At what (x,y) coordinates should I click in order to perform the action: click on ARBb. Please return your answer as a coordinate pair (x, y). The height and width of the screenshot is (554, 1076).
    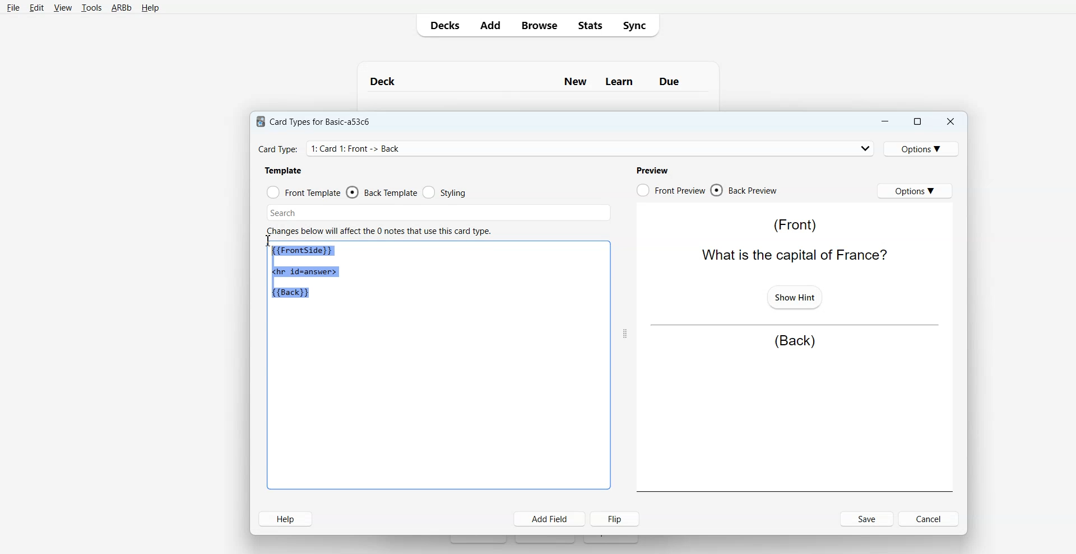
    Looking at the image, I should click on (120, 8).